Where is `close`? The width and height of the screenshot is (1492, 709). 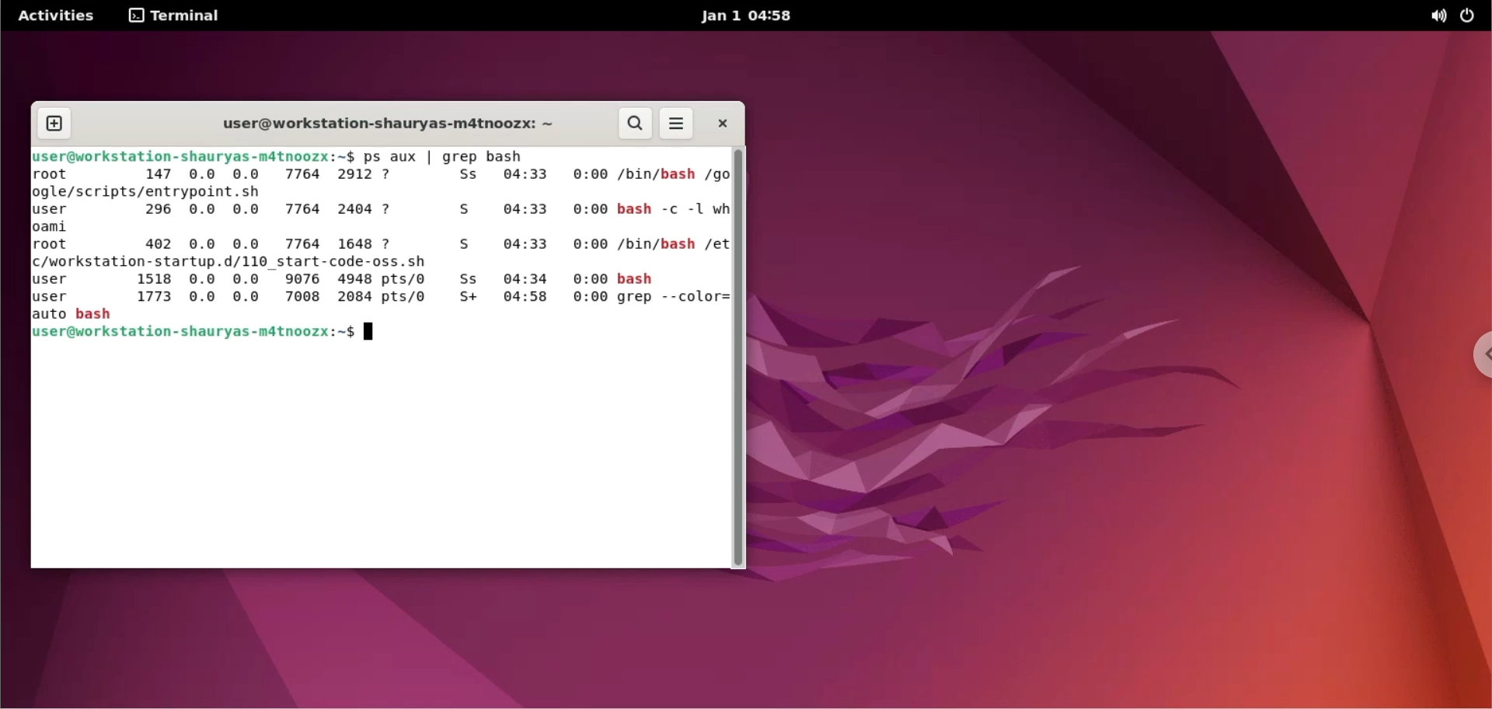 close is located at coordinates (721, 124).